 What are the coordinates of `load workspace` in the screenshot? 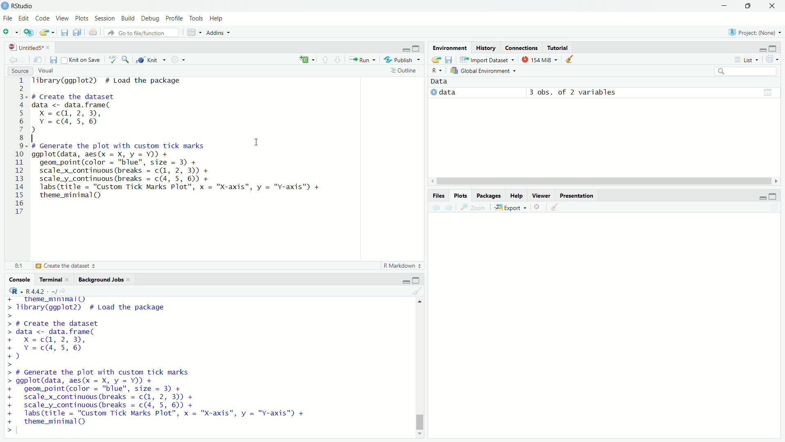 It's located at (435, 60).